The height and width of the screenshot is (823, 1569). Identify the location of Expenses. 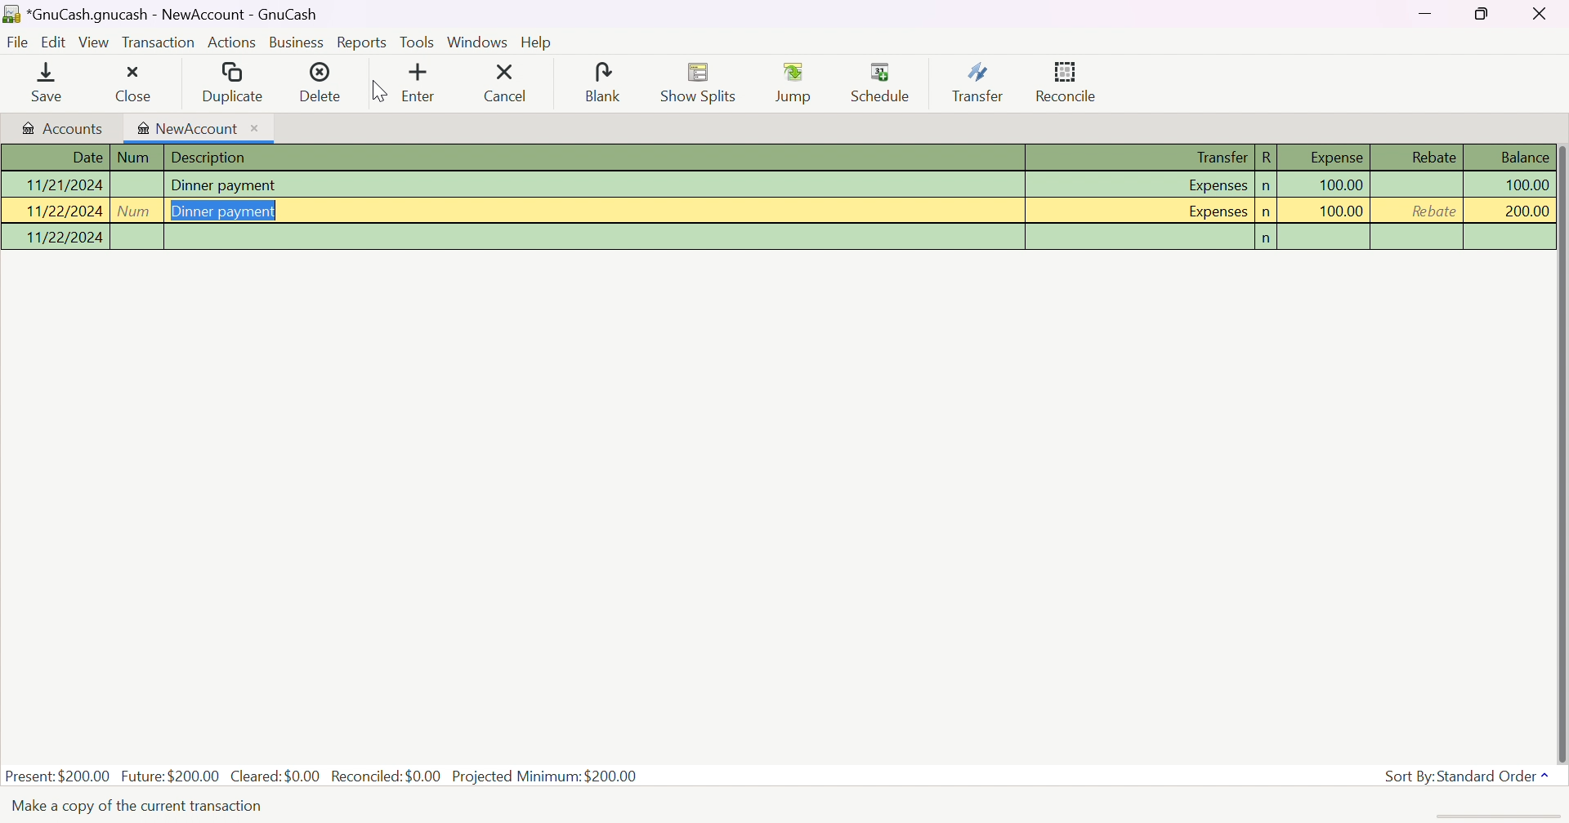
(1214, 211).